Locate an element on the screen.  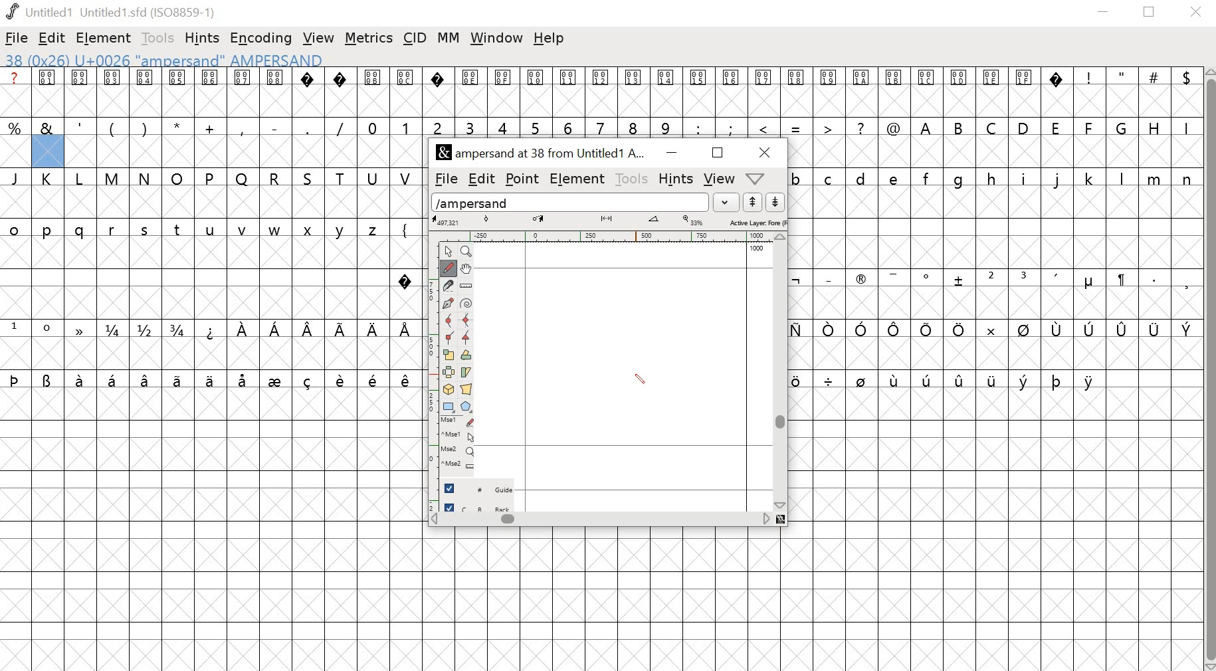
. is located at coordinates (306, 127).